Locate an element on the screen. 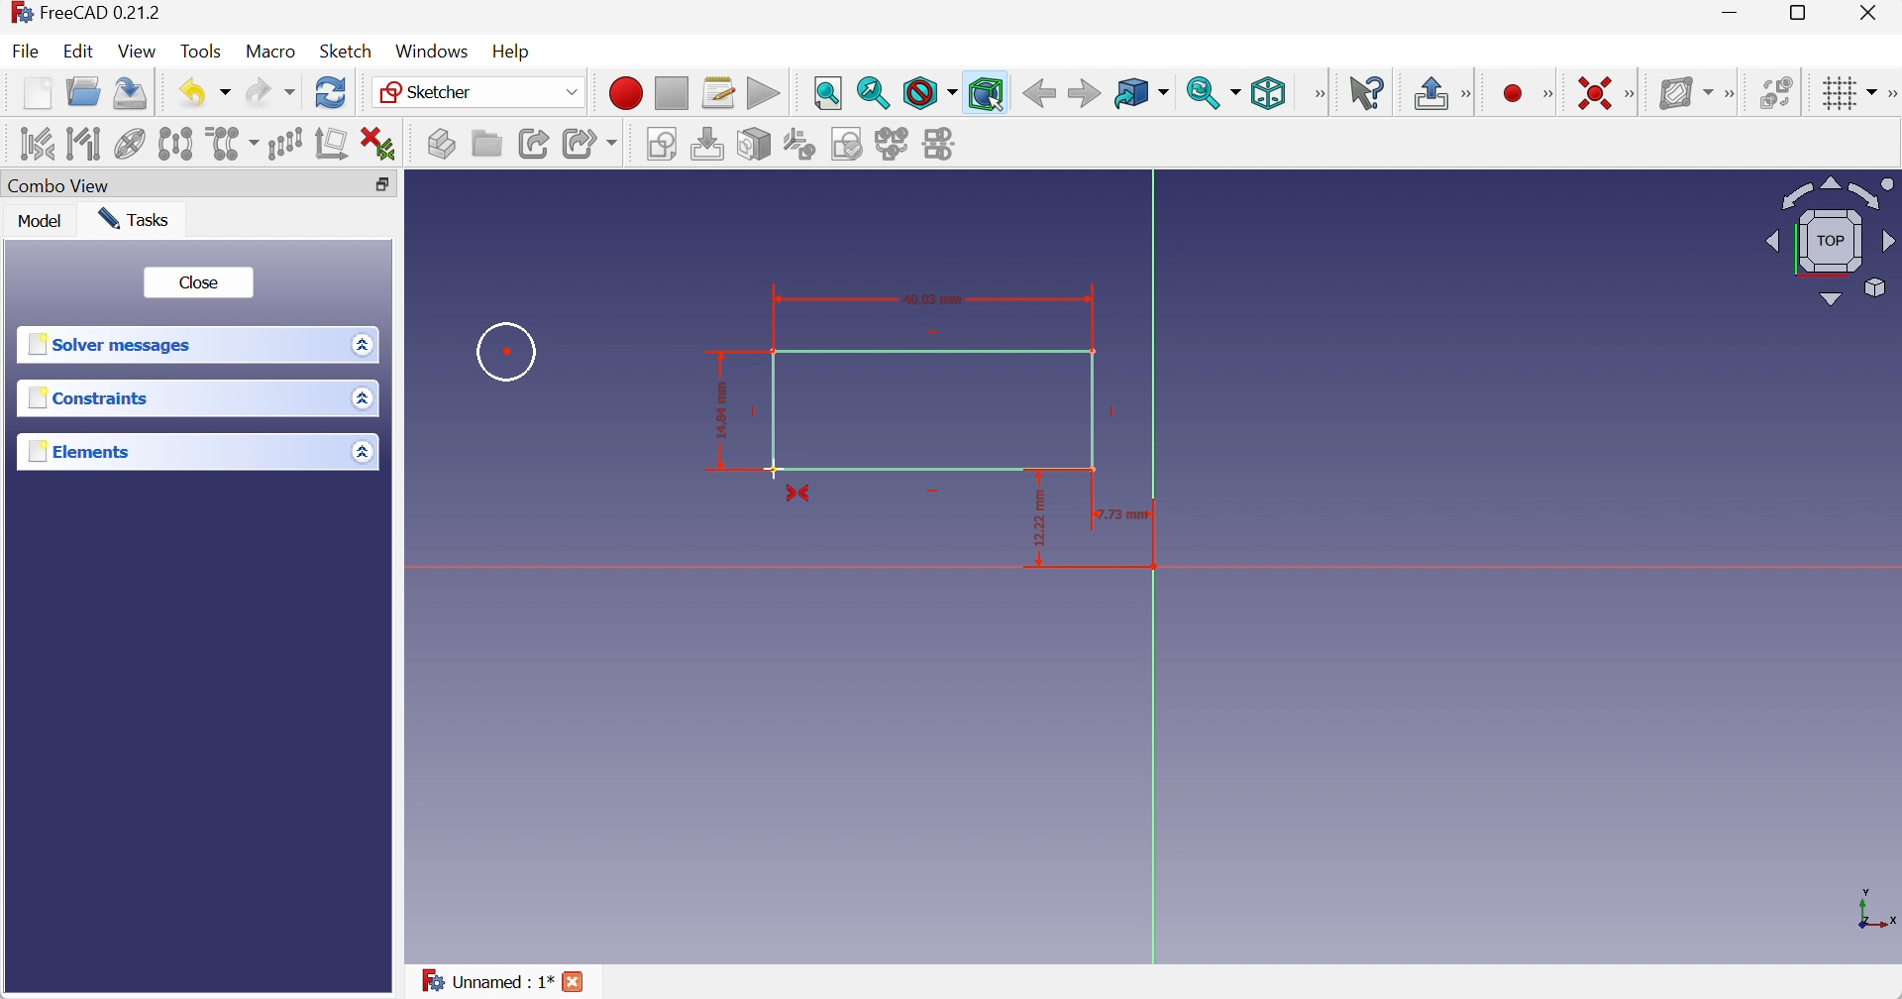  x, y axis is located at coordinates (1873, 907).